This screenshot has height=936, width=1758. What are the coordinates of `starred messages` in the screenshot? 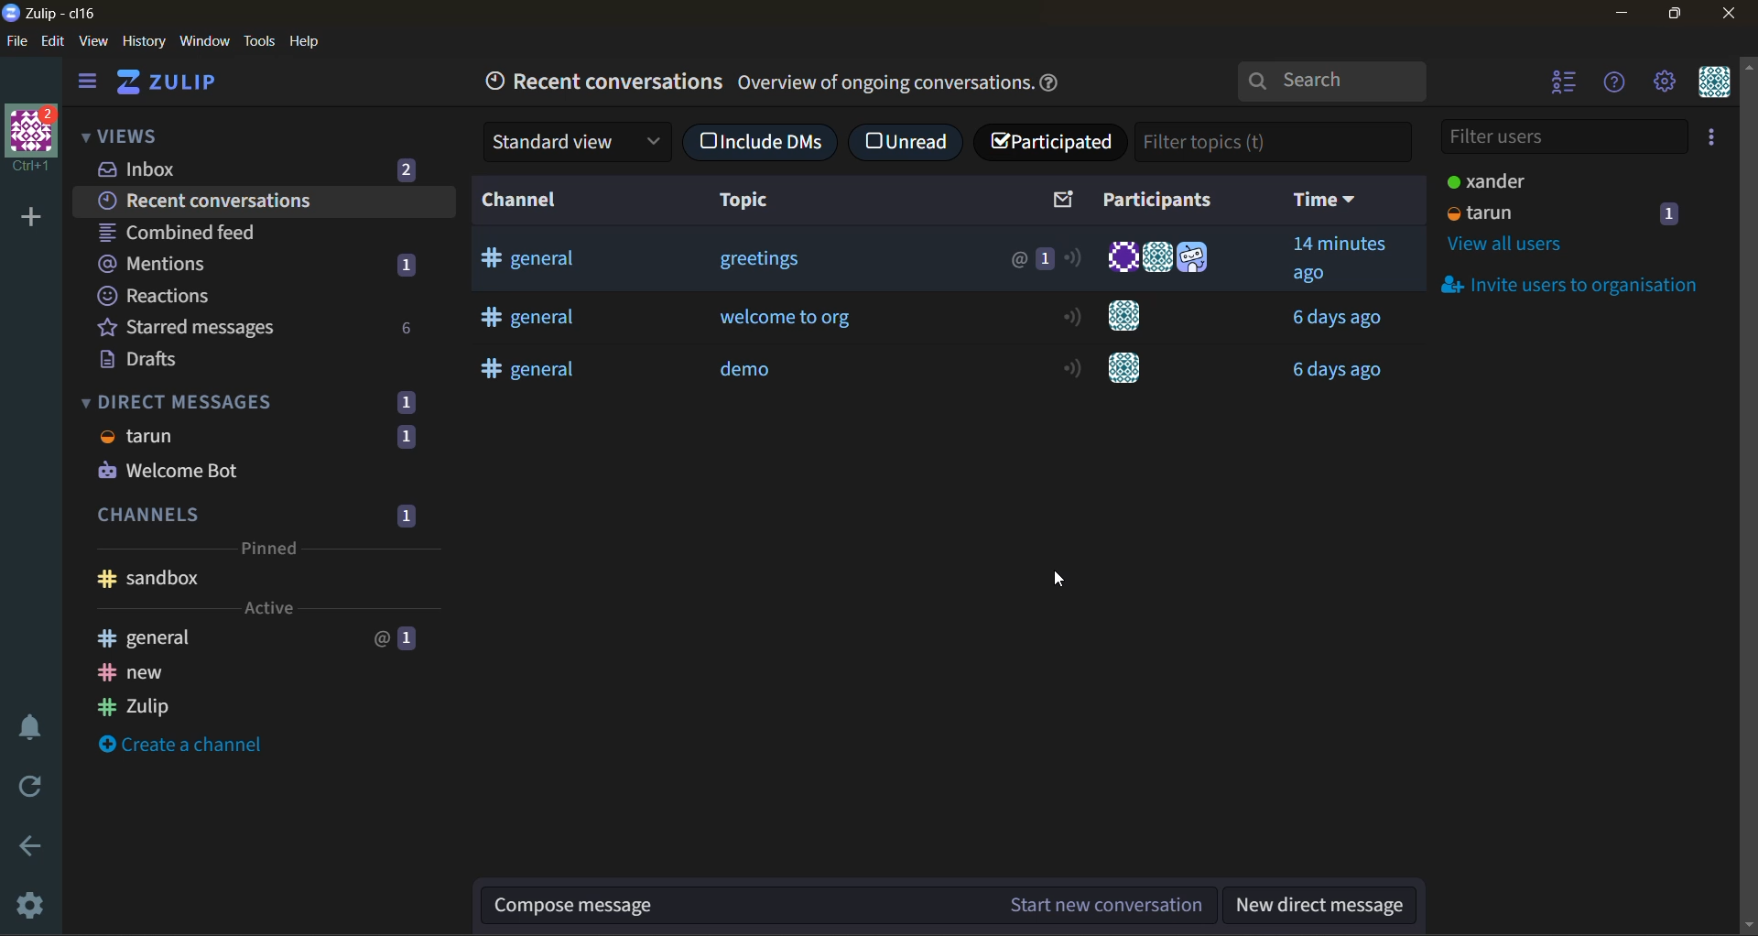 It's located at (258, 327).